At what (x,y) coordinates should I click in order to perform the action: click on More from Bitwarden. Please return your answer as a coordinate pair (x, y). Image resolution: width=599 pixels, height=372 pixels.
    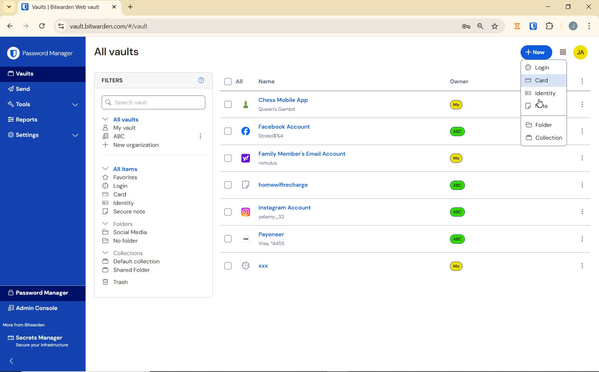
    Looking at the image, I should click on (31, 325).